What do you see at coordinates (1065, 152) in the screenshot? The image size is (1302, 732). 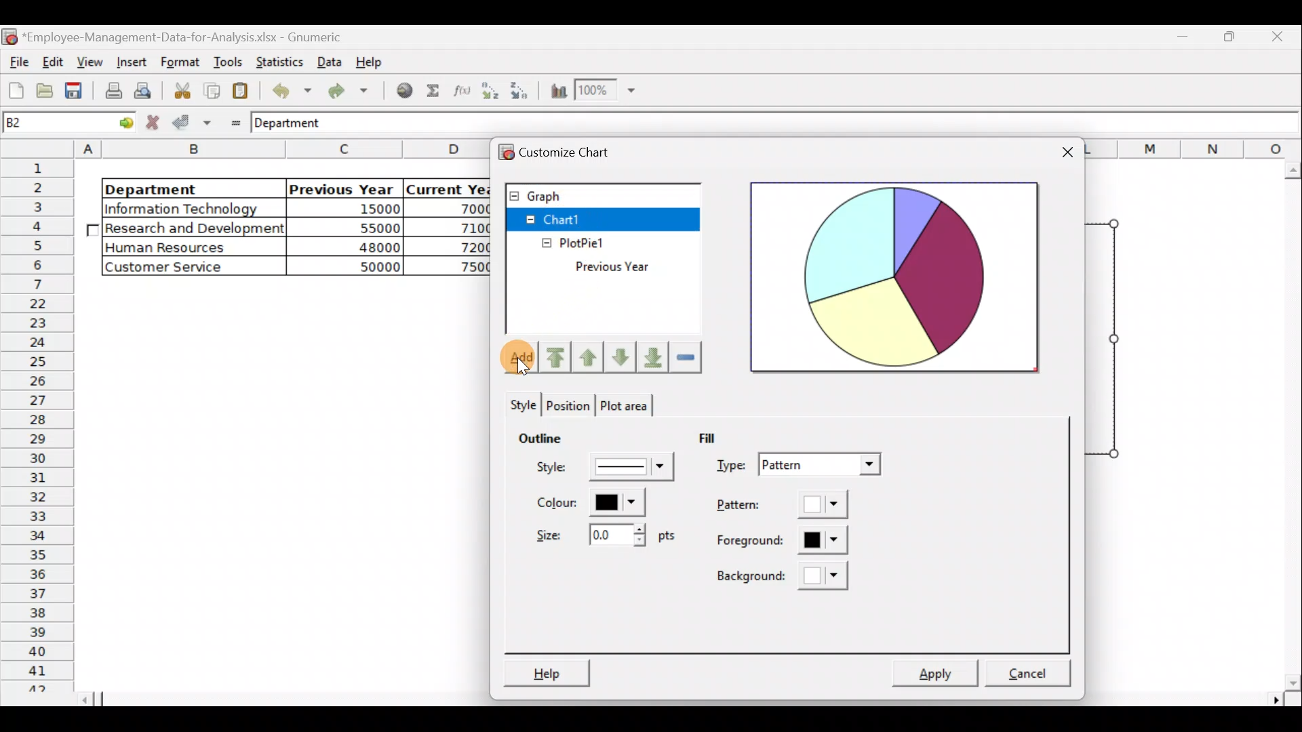 I see `Close` at bounding box center [1065, 152].